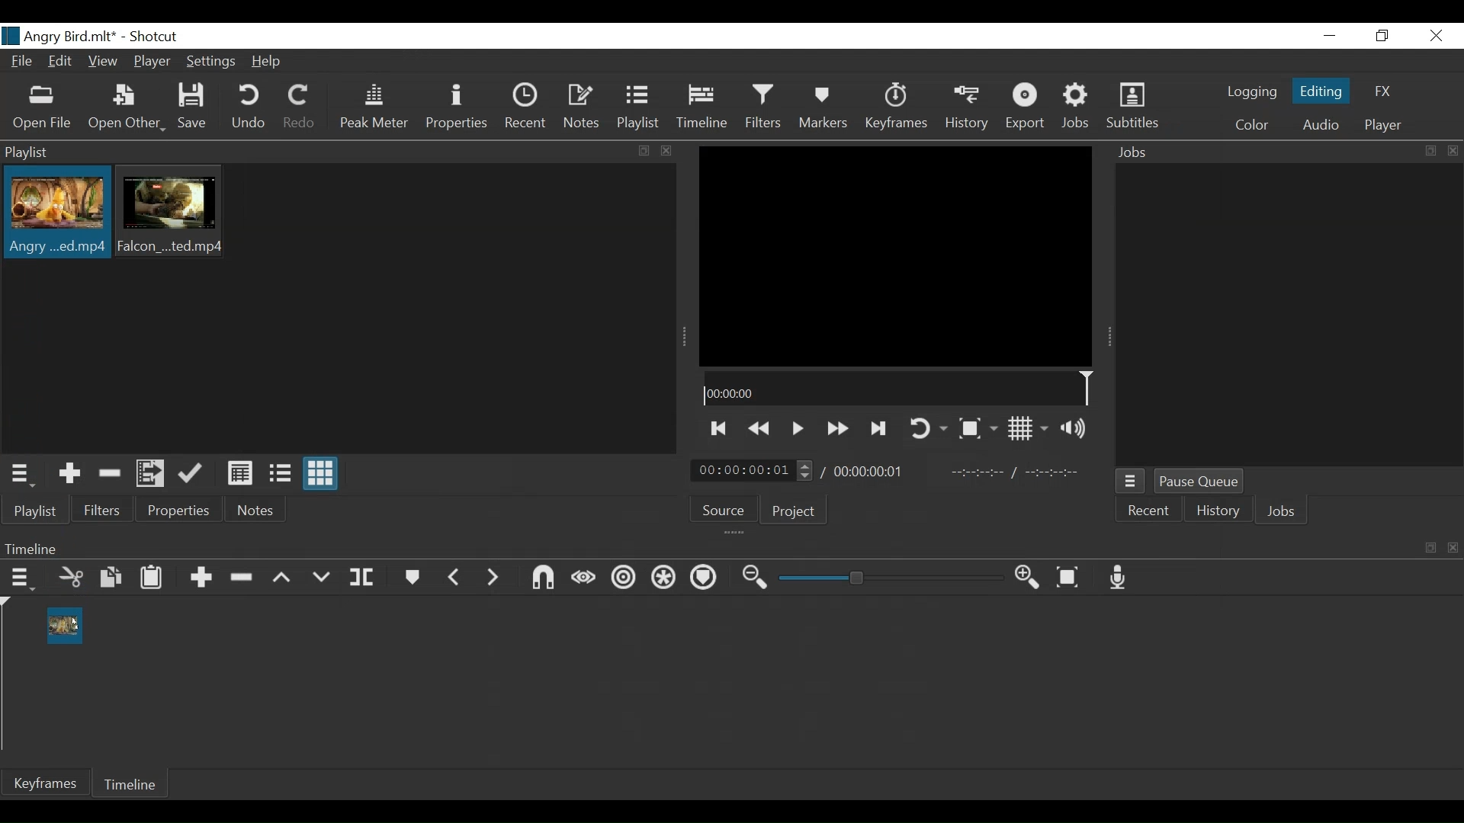 This screenshot has width=1464, height=823. What do you see at coordinates (898, 388) in the screenshot?
I see `Timeline` at bounding box center [898, 388].